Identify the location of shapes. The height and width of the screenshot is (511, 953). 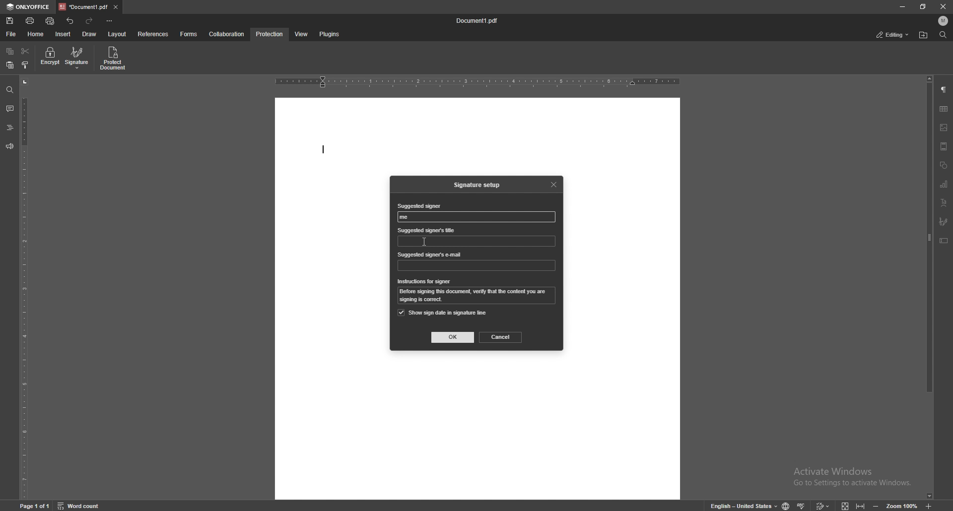
(943, 166).